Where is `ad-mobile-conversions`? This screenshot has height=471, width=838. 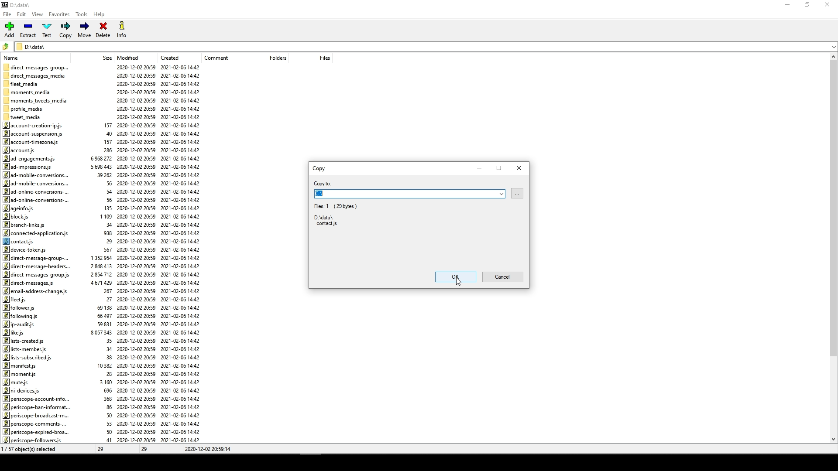 ad-mobile-conversions is located at coordinates (35, 175).